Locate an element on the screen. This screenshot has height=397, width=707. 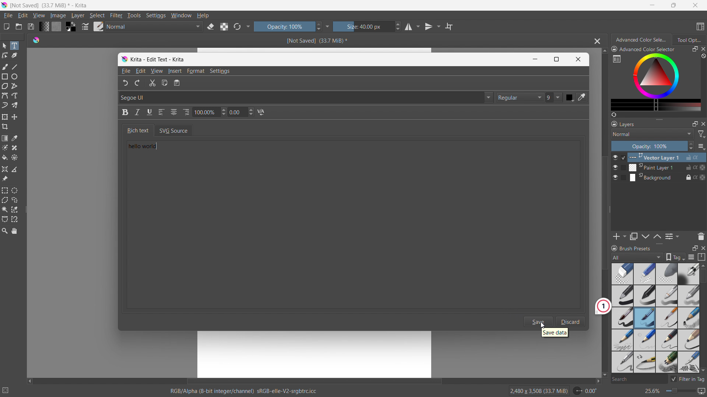
vertical mirror tool is located at coordinates (431, 26).